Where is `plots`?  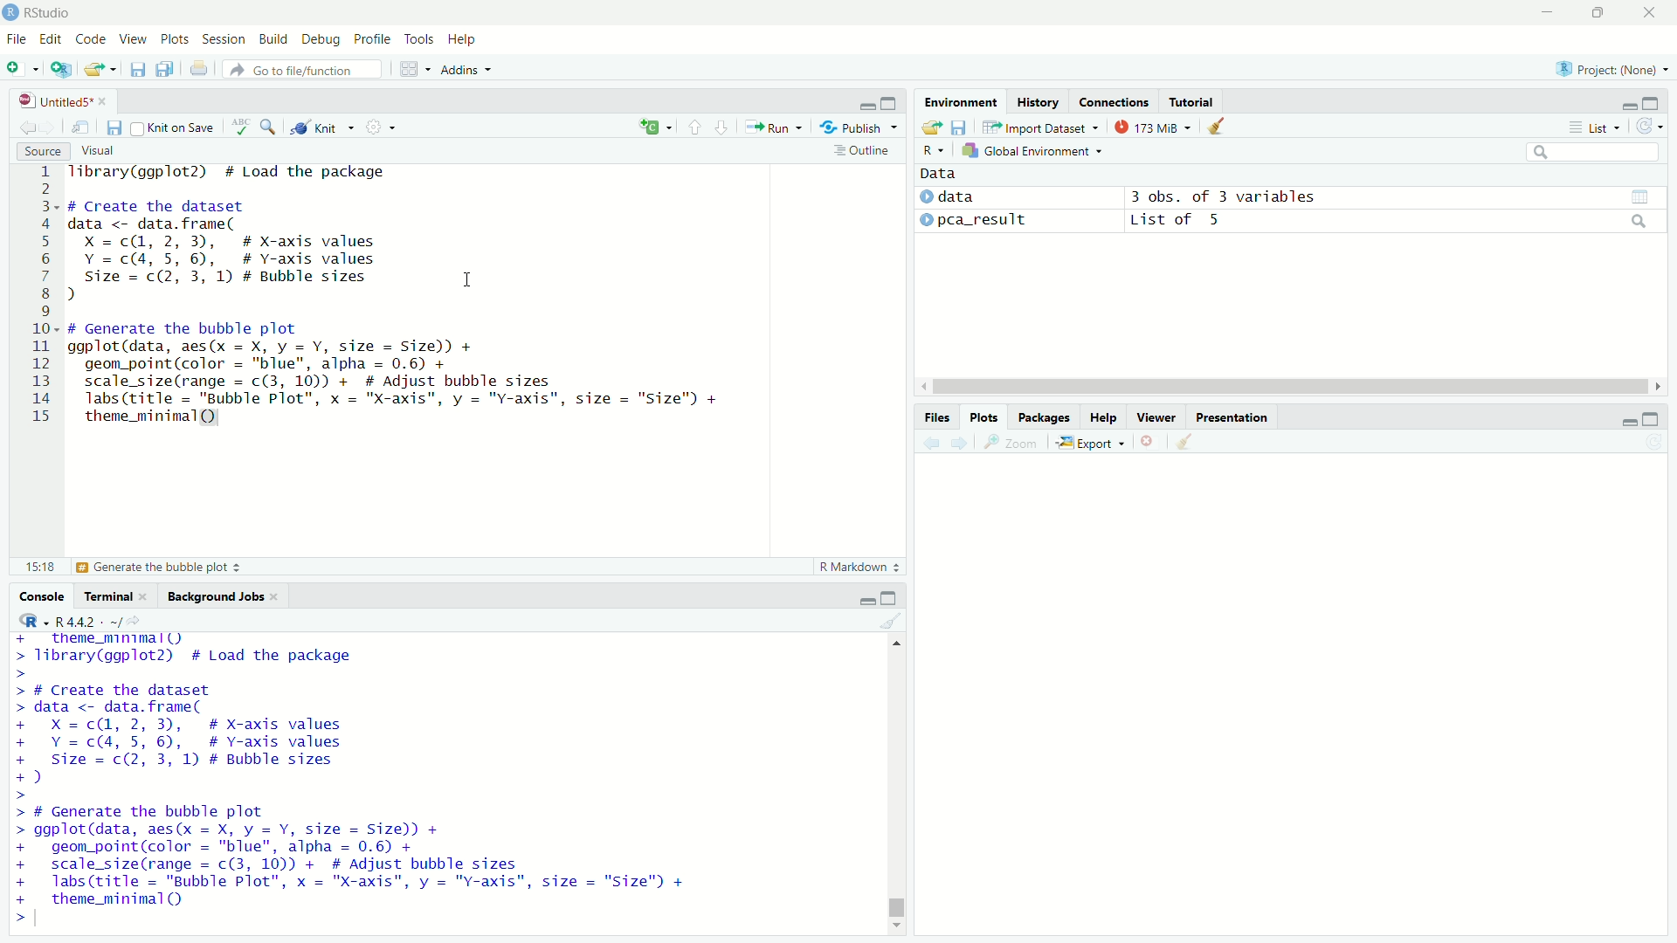
plots is located at coordinates (176, 41).